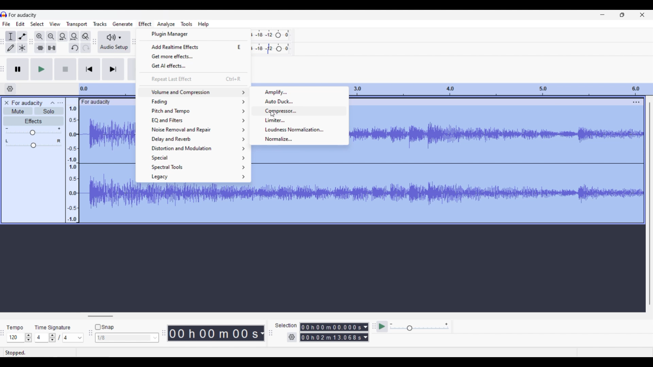  Describe the element at coordinates (194, 139) in the screenshot. I see `Delay and reverb` at that location.